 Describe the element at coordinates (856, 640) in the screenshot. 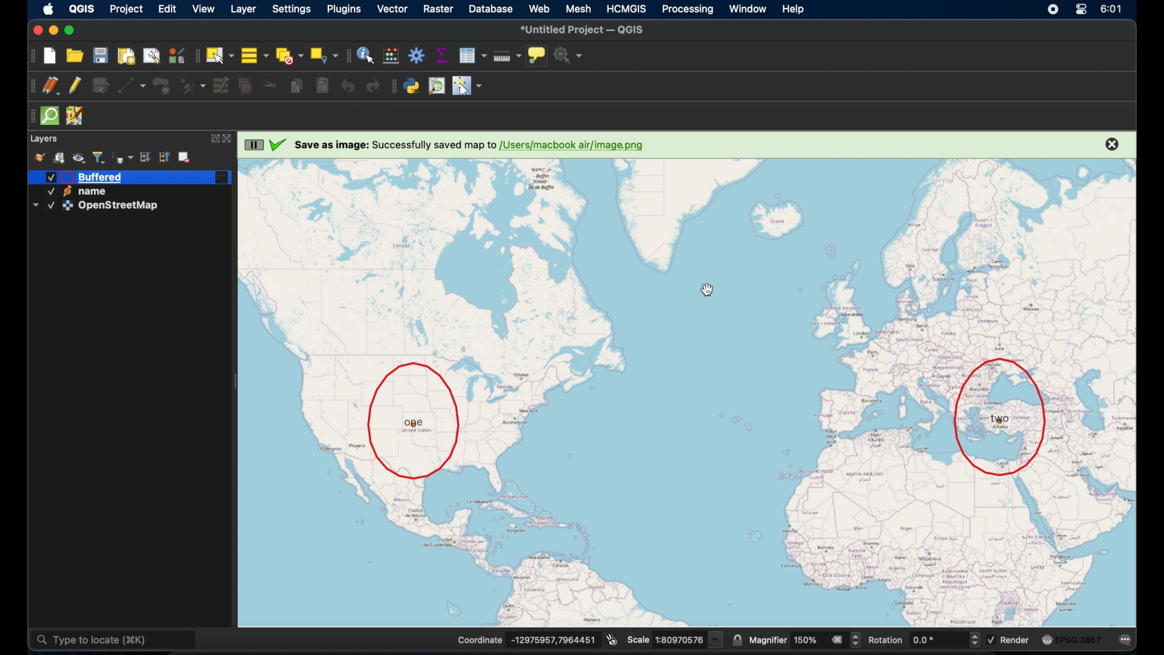

I see `Increase and decrease magnifier value` at that location.